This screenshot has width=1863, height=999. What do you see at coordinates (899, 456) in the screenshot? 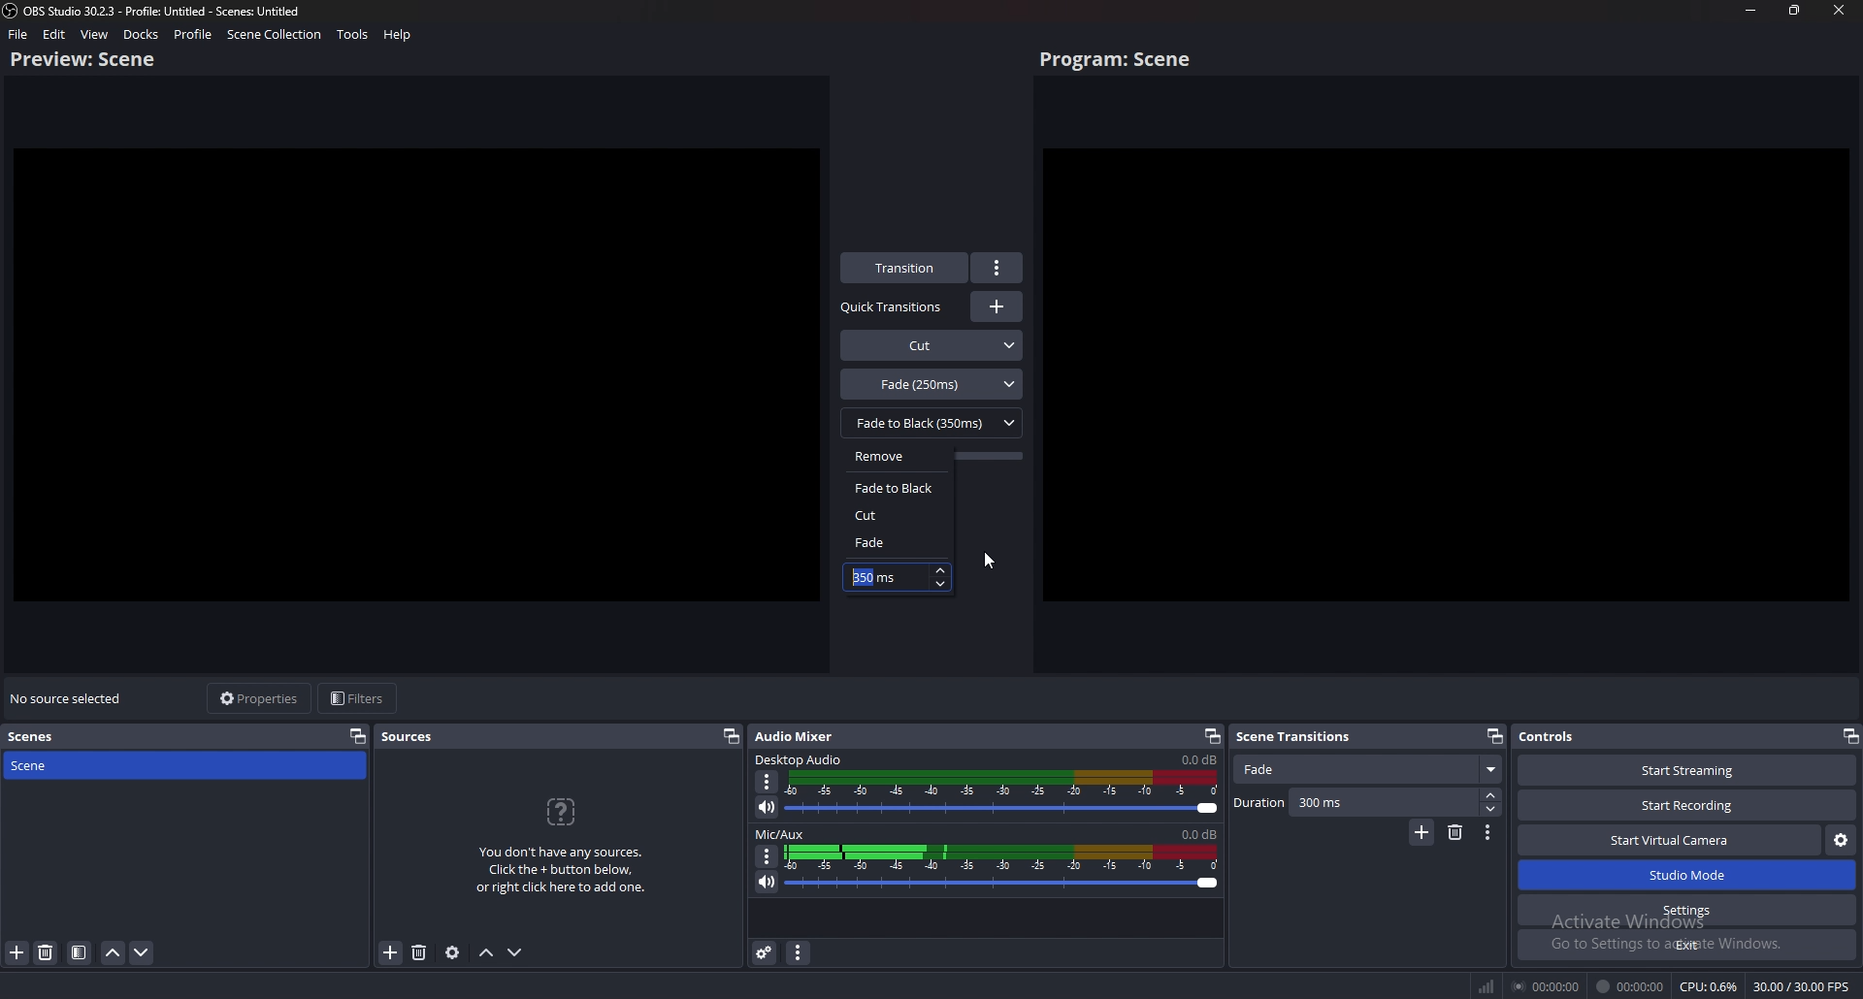
I see `remove` at bounding box center [899, 456].